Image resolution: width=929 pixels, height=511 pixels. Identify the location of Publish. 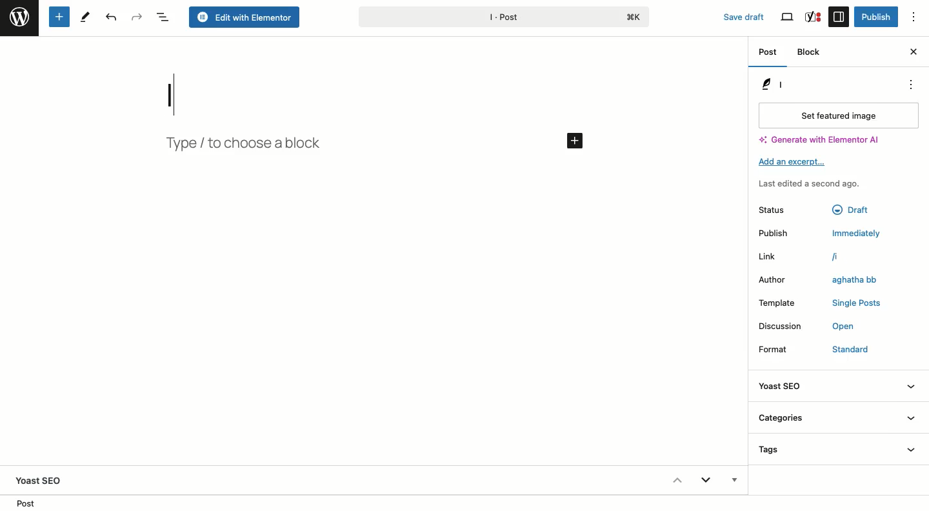
(777, 233).